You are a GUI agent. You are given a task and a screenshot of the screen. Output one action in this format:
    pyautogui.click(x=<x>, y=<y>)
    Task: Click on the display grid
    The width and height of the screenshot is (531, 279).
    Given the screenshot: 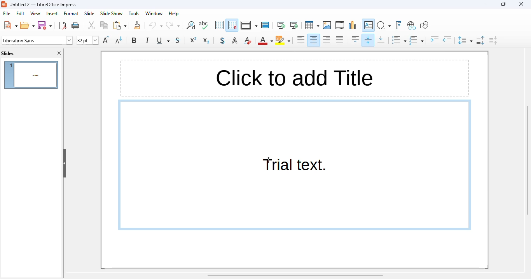 What is the action you would take?
    pyautogui.click(x=219, y=25)
    